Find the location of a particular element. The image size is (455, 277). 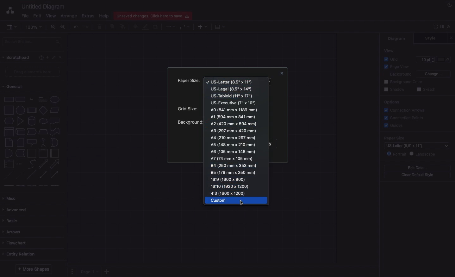

Edit data is located at coordinates (417, 168).